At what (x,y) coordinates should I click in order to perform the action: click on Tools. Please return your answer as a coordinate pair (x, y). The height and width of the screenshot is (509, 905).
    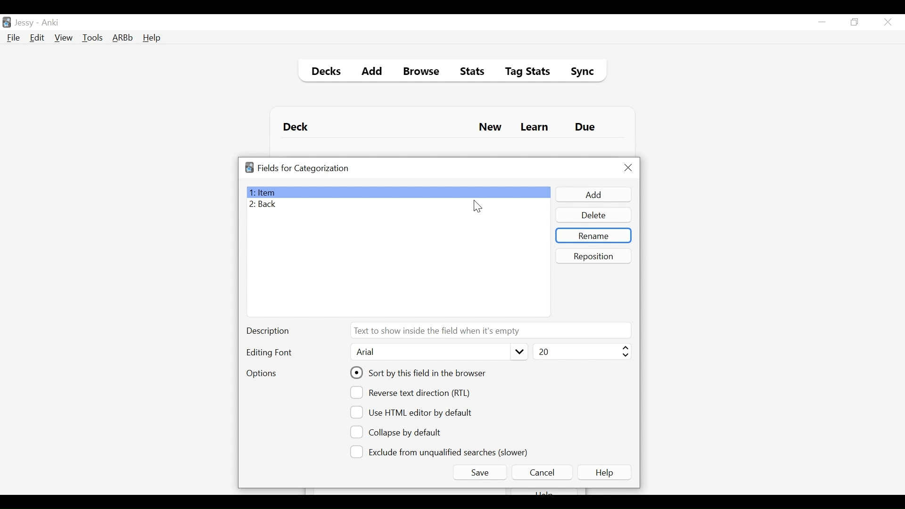
    Looking at the image, I should click on (92, 37).